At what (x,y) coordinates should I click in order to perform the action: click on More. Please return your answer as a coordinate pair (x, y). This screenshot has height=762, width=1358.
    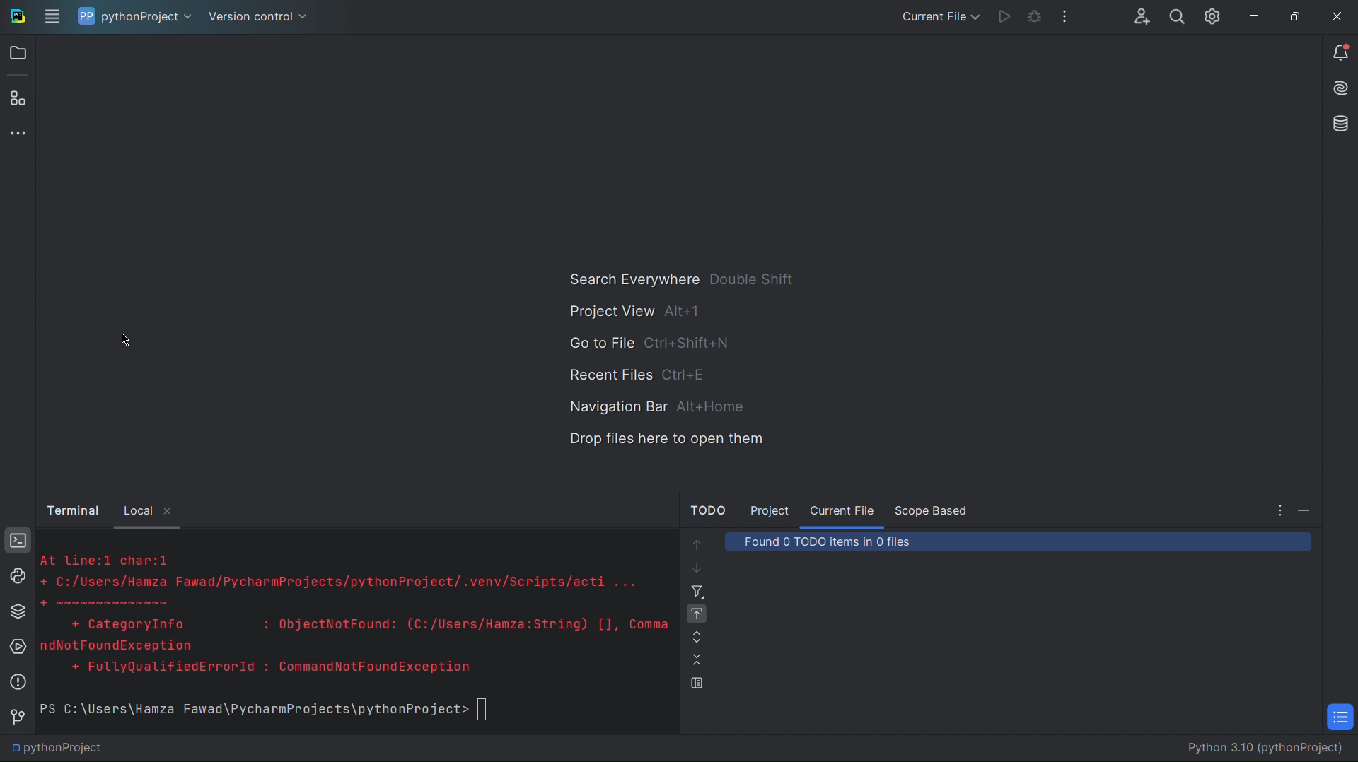
    Looking at the image, I should click on (1272, 508).